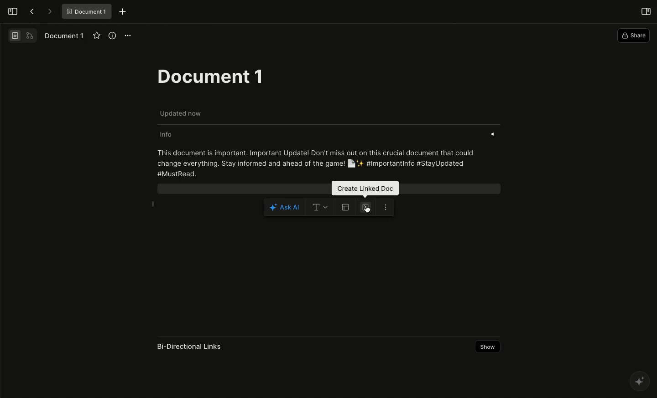 Image resolution: width=657 pixels, height=398 pixels. I want to click on More options, so click(386, 208).